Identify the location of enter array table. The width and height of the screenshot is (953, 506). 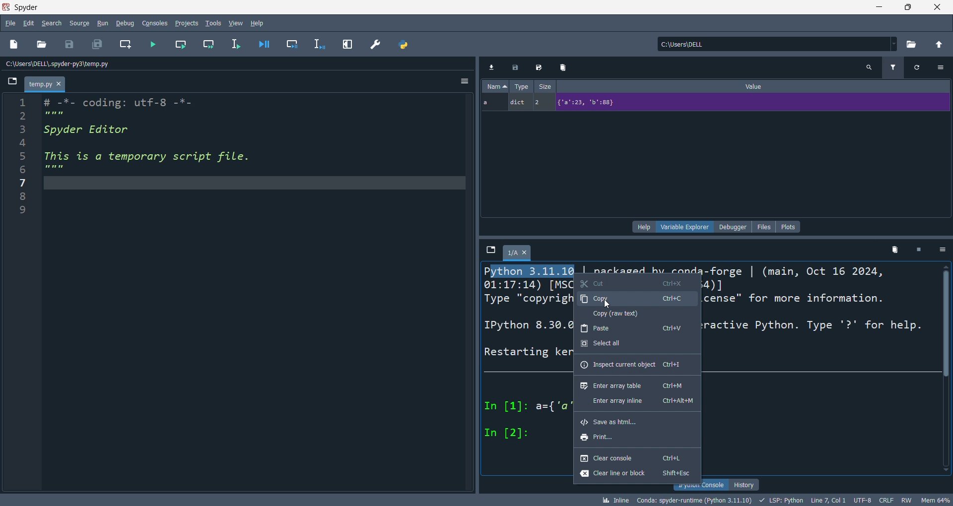
(635, 385).